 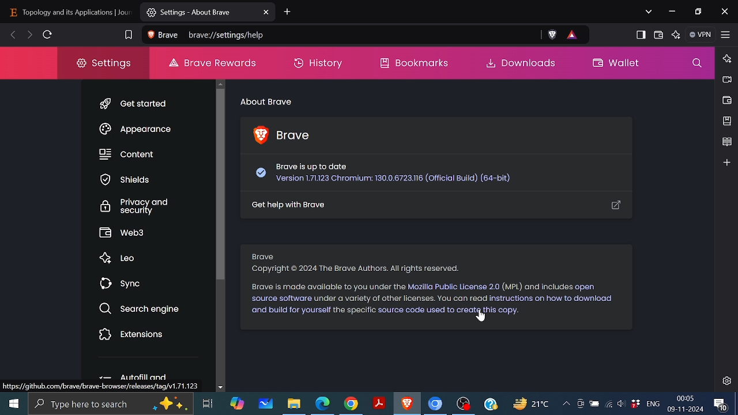 I want to click on Brave rewards, so click(x=212, y=63).